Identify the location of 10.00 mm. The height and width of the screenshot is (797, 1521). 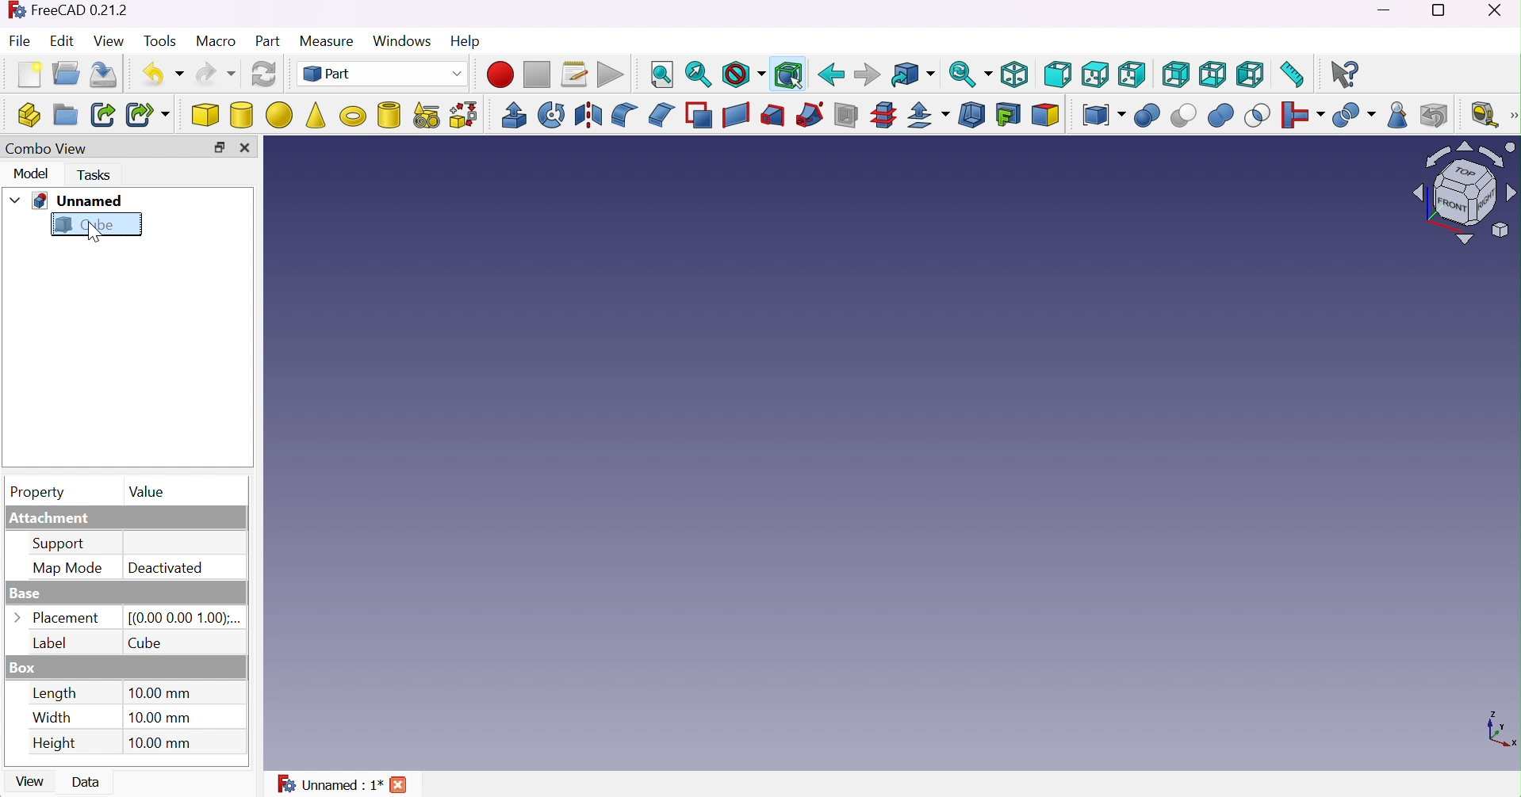
(159, 719).